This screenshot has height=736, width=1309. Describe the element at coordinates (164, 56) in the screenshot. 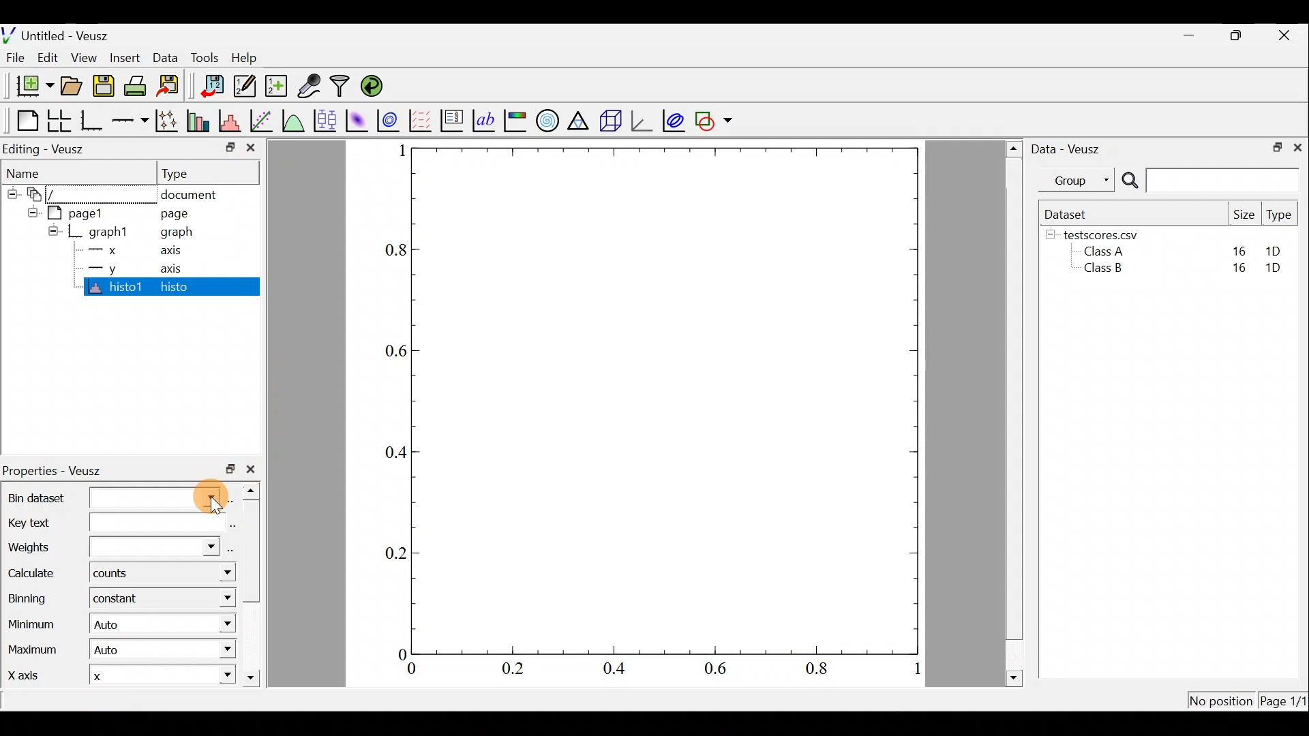

I see `Data` at that location.